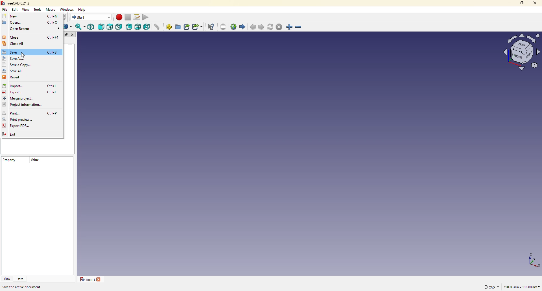 This screenshot has height=291, width=542. Describe the element at coordinates (211, 27) in the screenshot. I see `what's this` at that location.